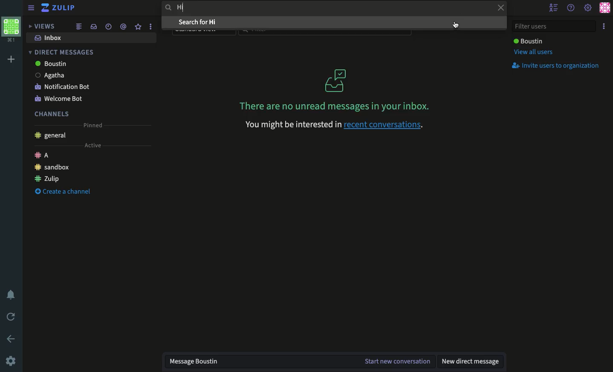  What do you see at coordinates (469, 362) in the screenshot?
I see `New DM` at bounding box center [469, 362].